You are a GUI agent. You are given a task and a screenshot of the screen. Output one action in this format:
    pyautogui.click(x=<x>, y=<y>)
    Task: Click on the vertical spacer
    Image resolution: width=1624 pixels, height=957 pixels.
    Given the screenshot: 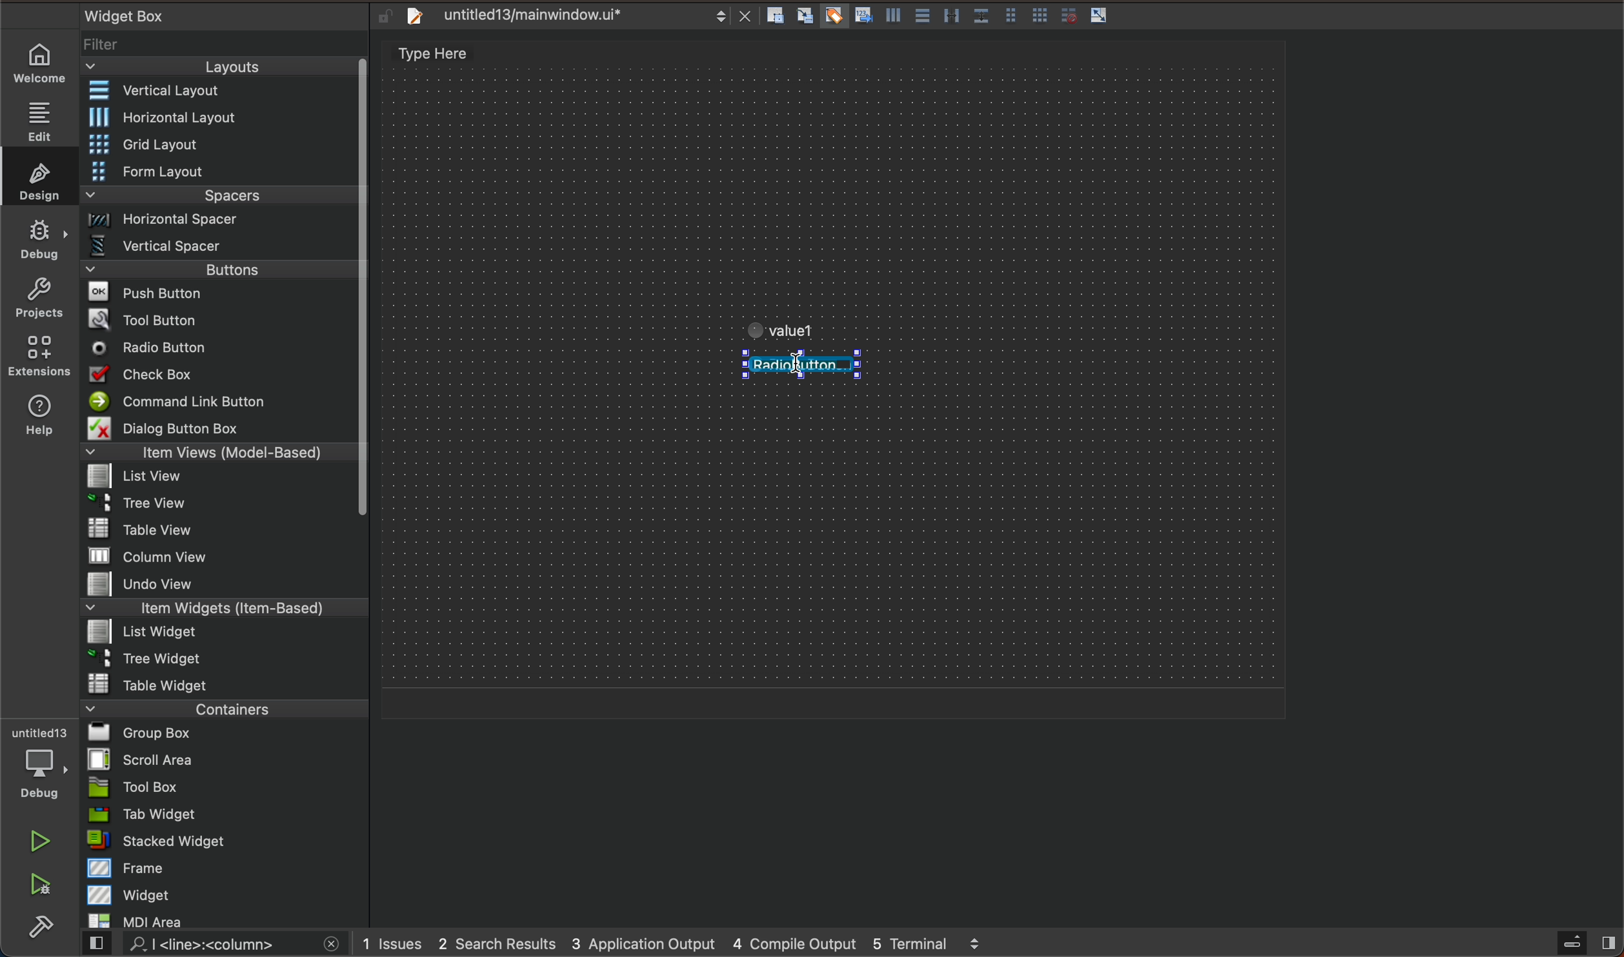 What is the action you would take?
    pyautogui.click(x=219, y=249)
    